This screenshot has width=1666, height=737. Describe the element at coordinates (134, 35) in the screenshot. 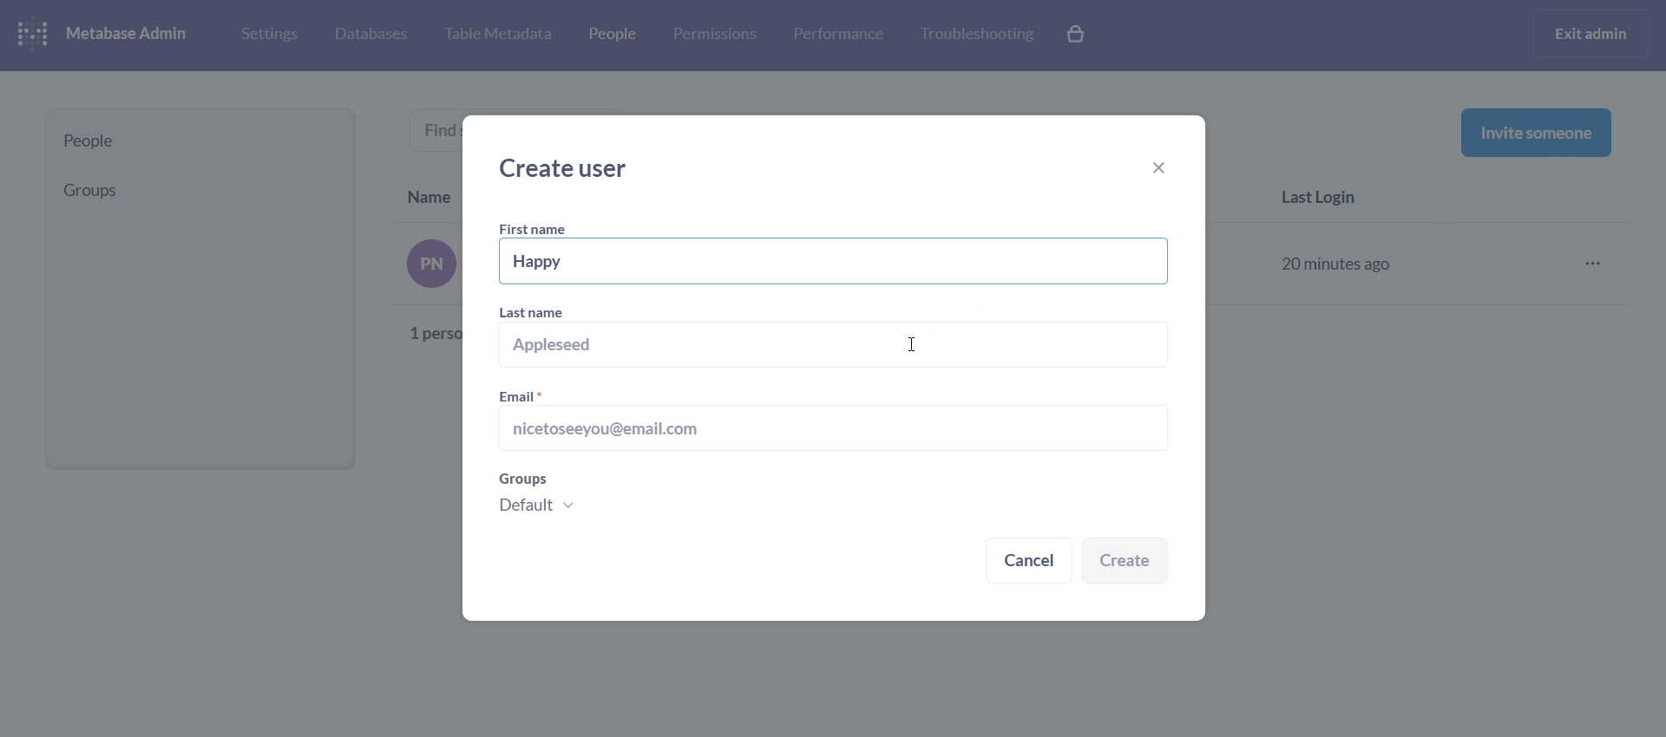

I see `metabase admin` at that location.